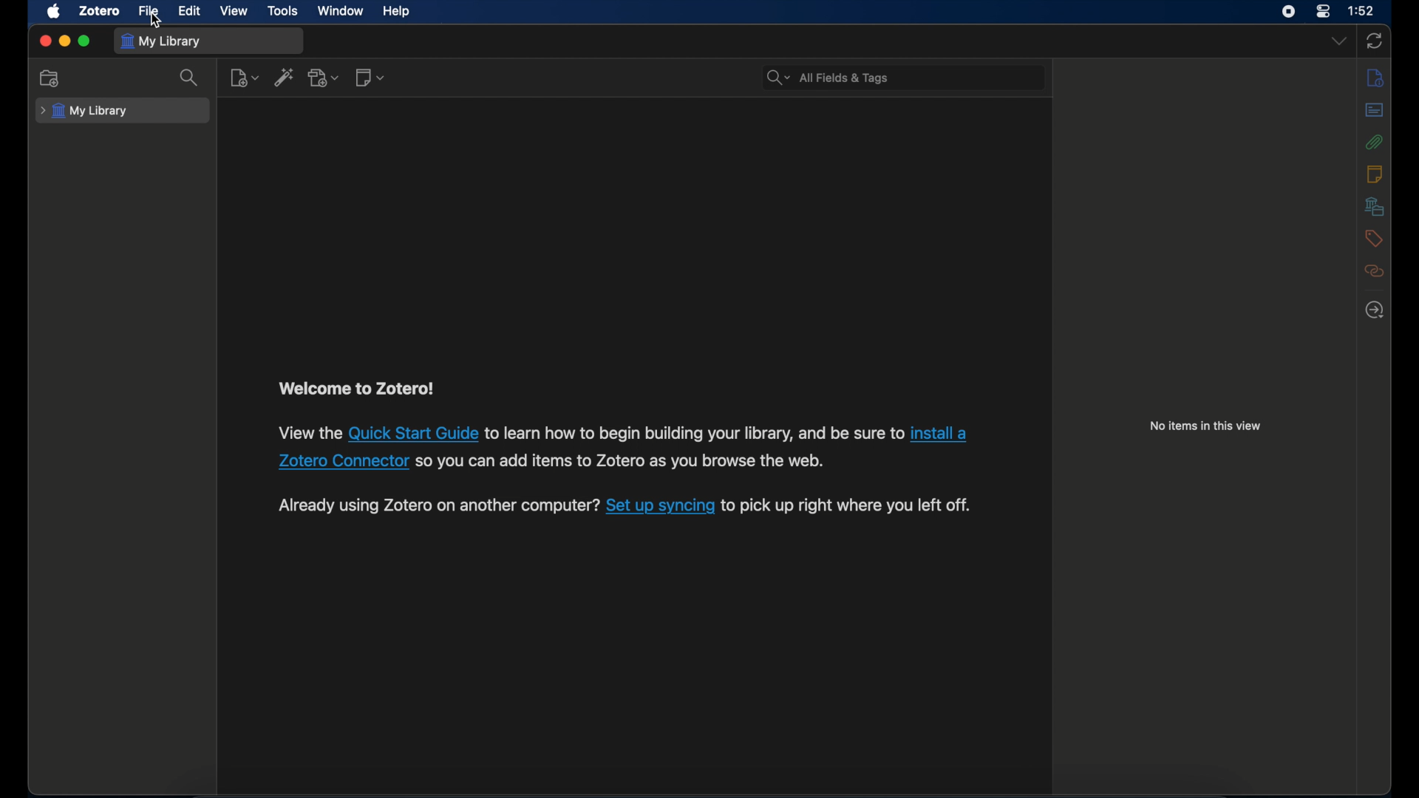 Image resolution: width=1419 pixels, height=798 pixels. I want to click on so you can add items to Zotero as you browse the web., so click(619, 462).